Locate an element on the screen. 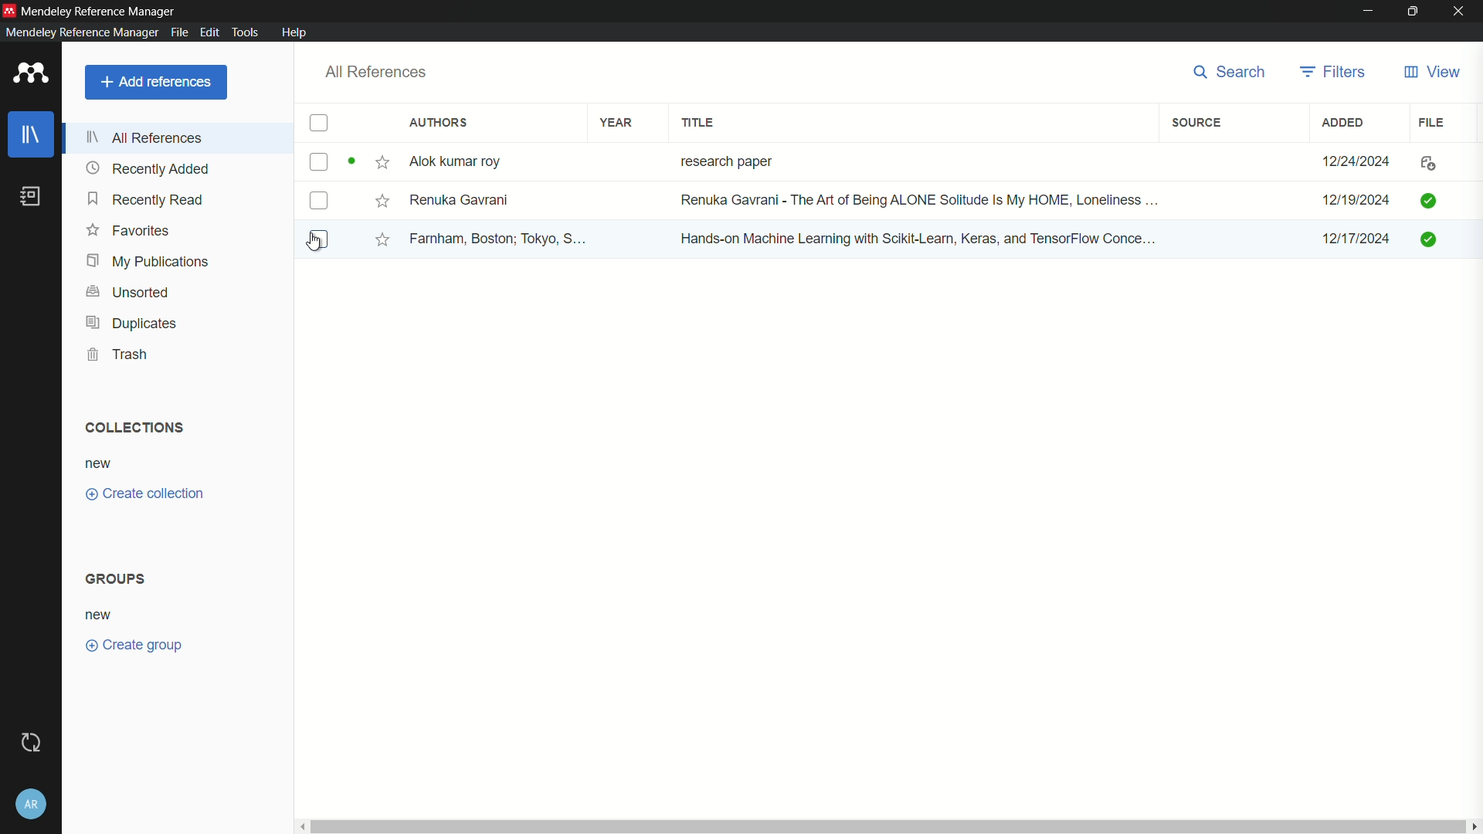 The image size is (1483, 834). create group is located at coordinates (131, 643).